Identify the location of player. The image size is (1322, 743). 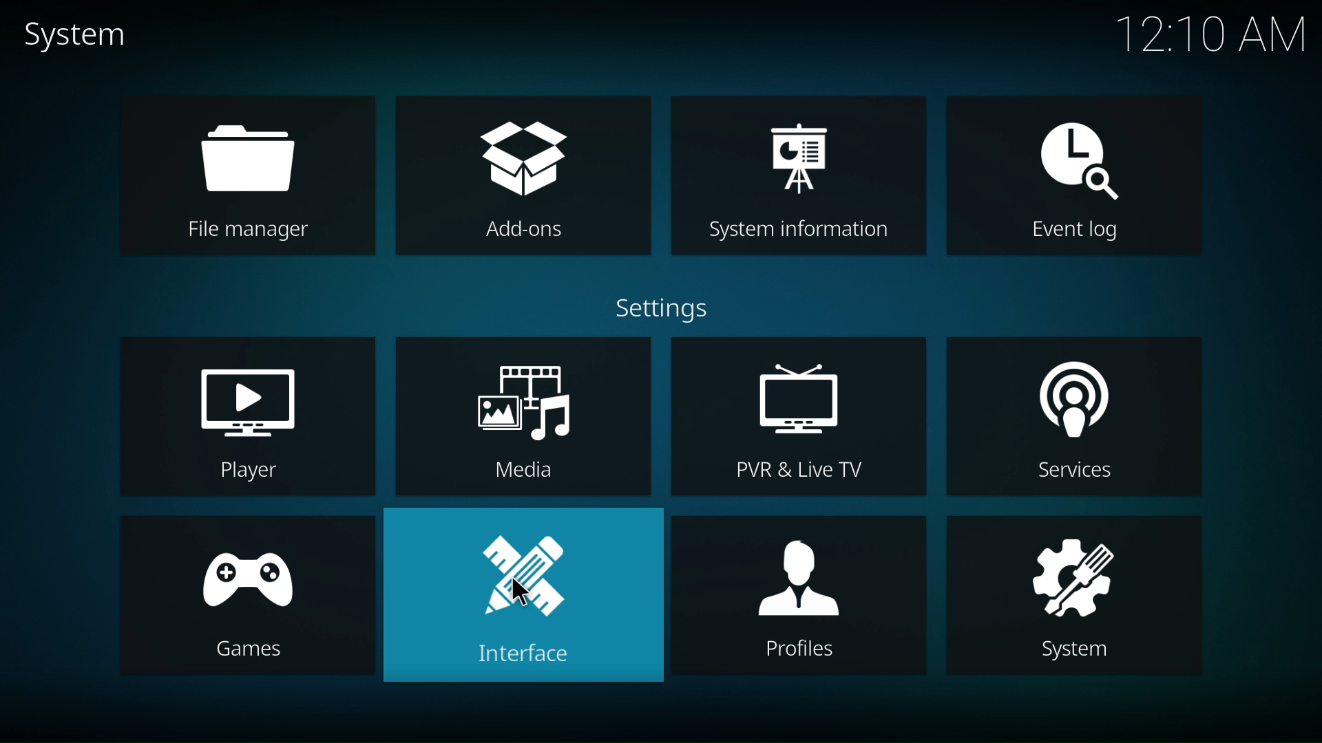
(244, 415).